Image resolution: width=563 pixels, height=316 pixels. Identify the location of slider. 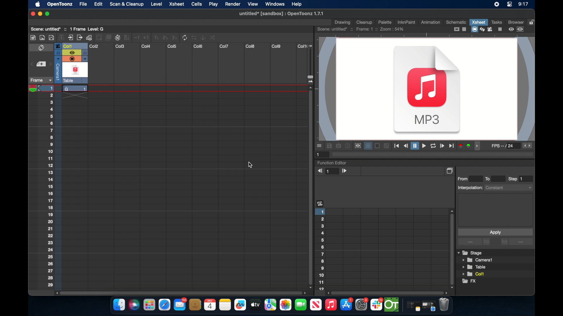
(313, 63).